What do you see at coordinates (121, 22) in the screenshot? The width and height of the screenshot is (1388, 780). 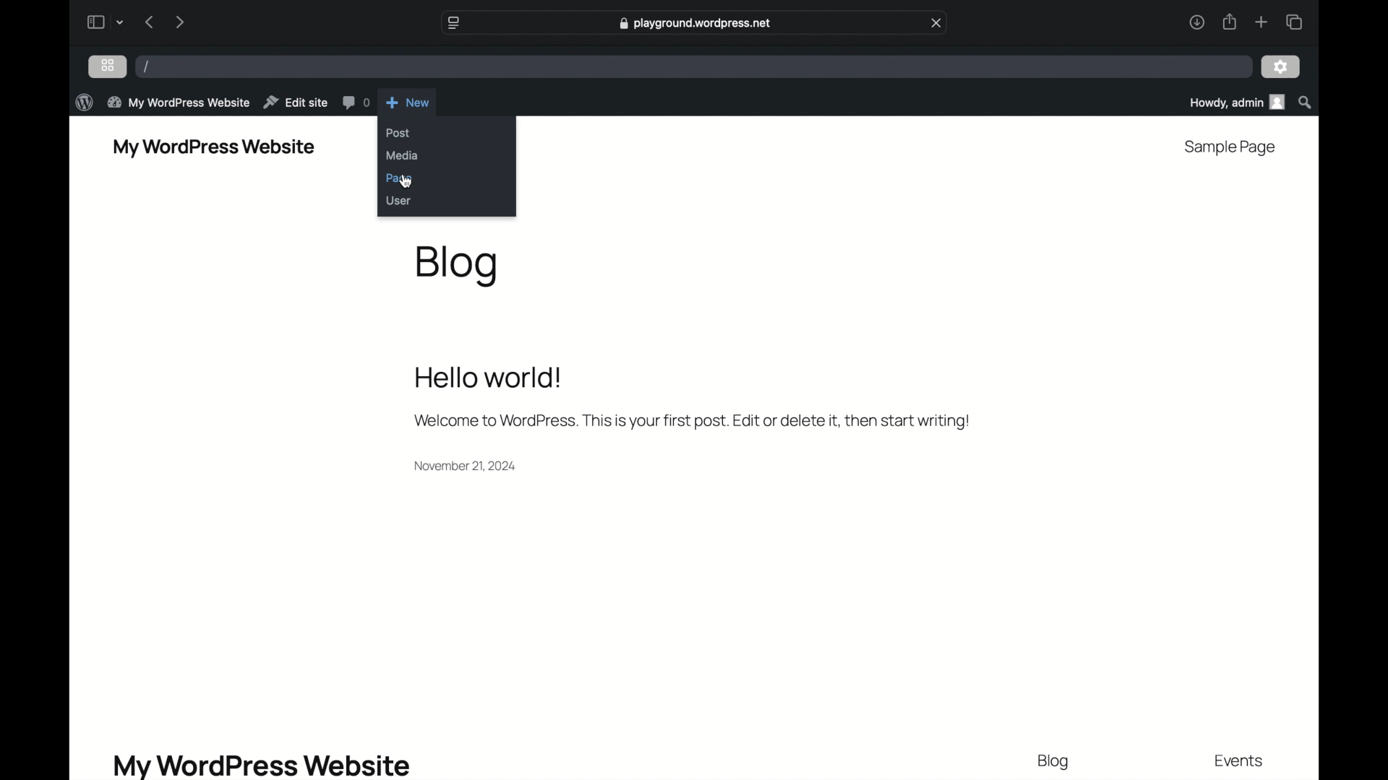 I see `dropdown` at bounding box center [121, 22].